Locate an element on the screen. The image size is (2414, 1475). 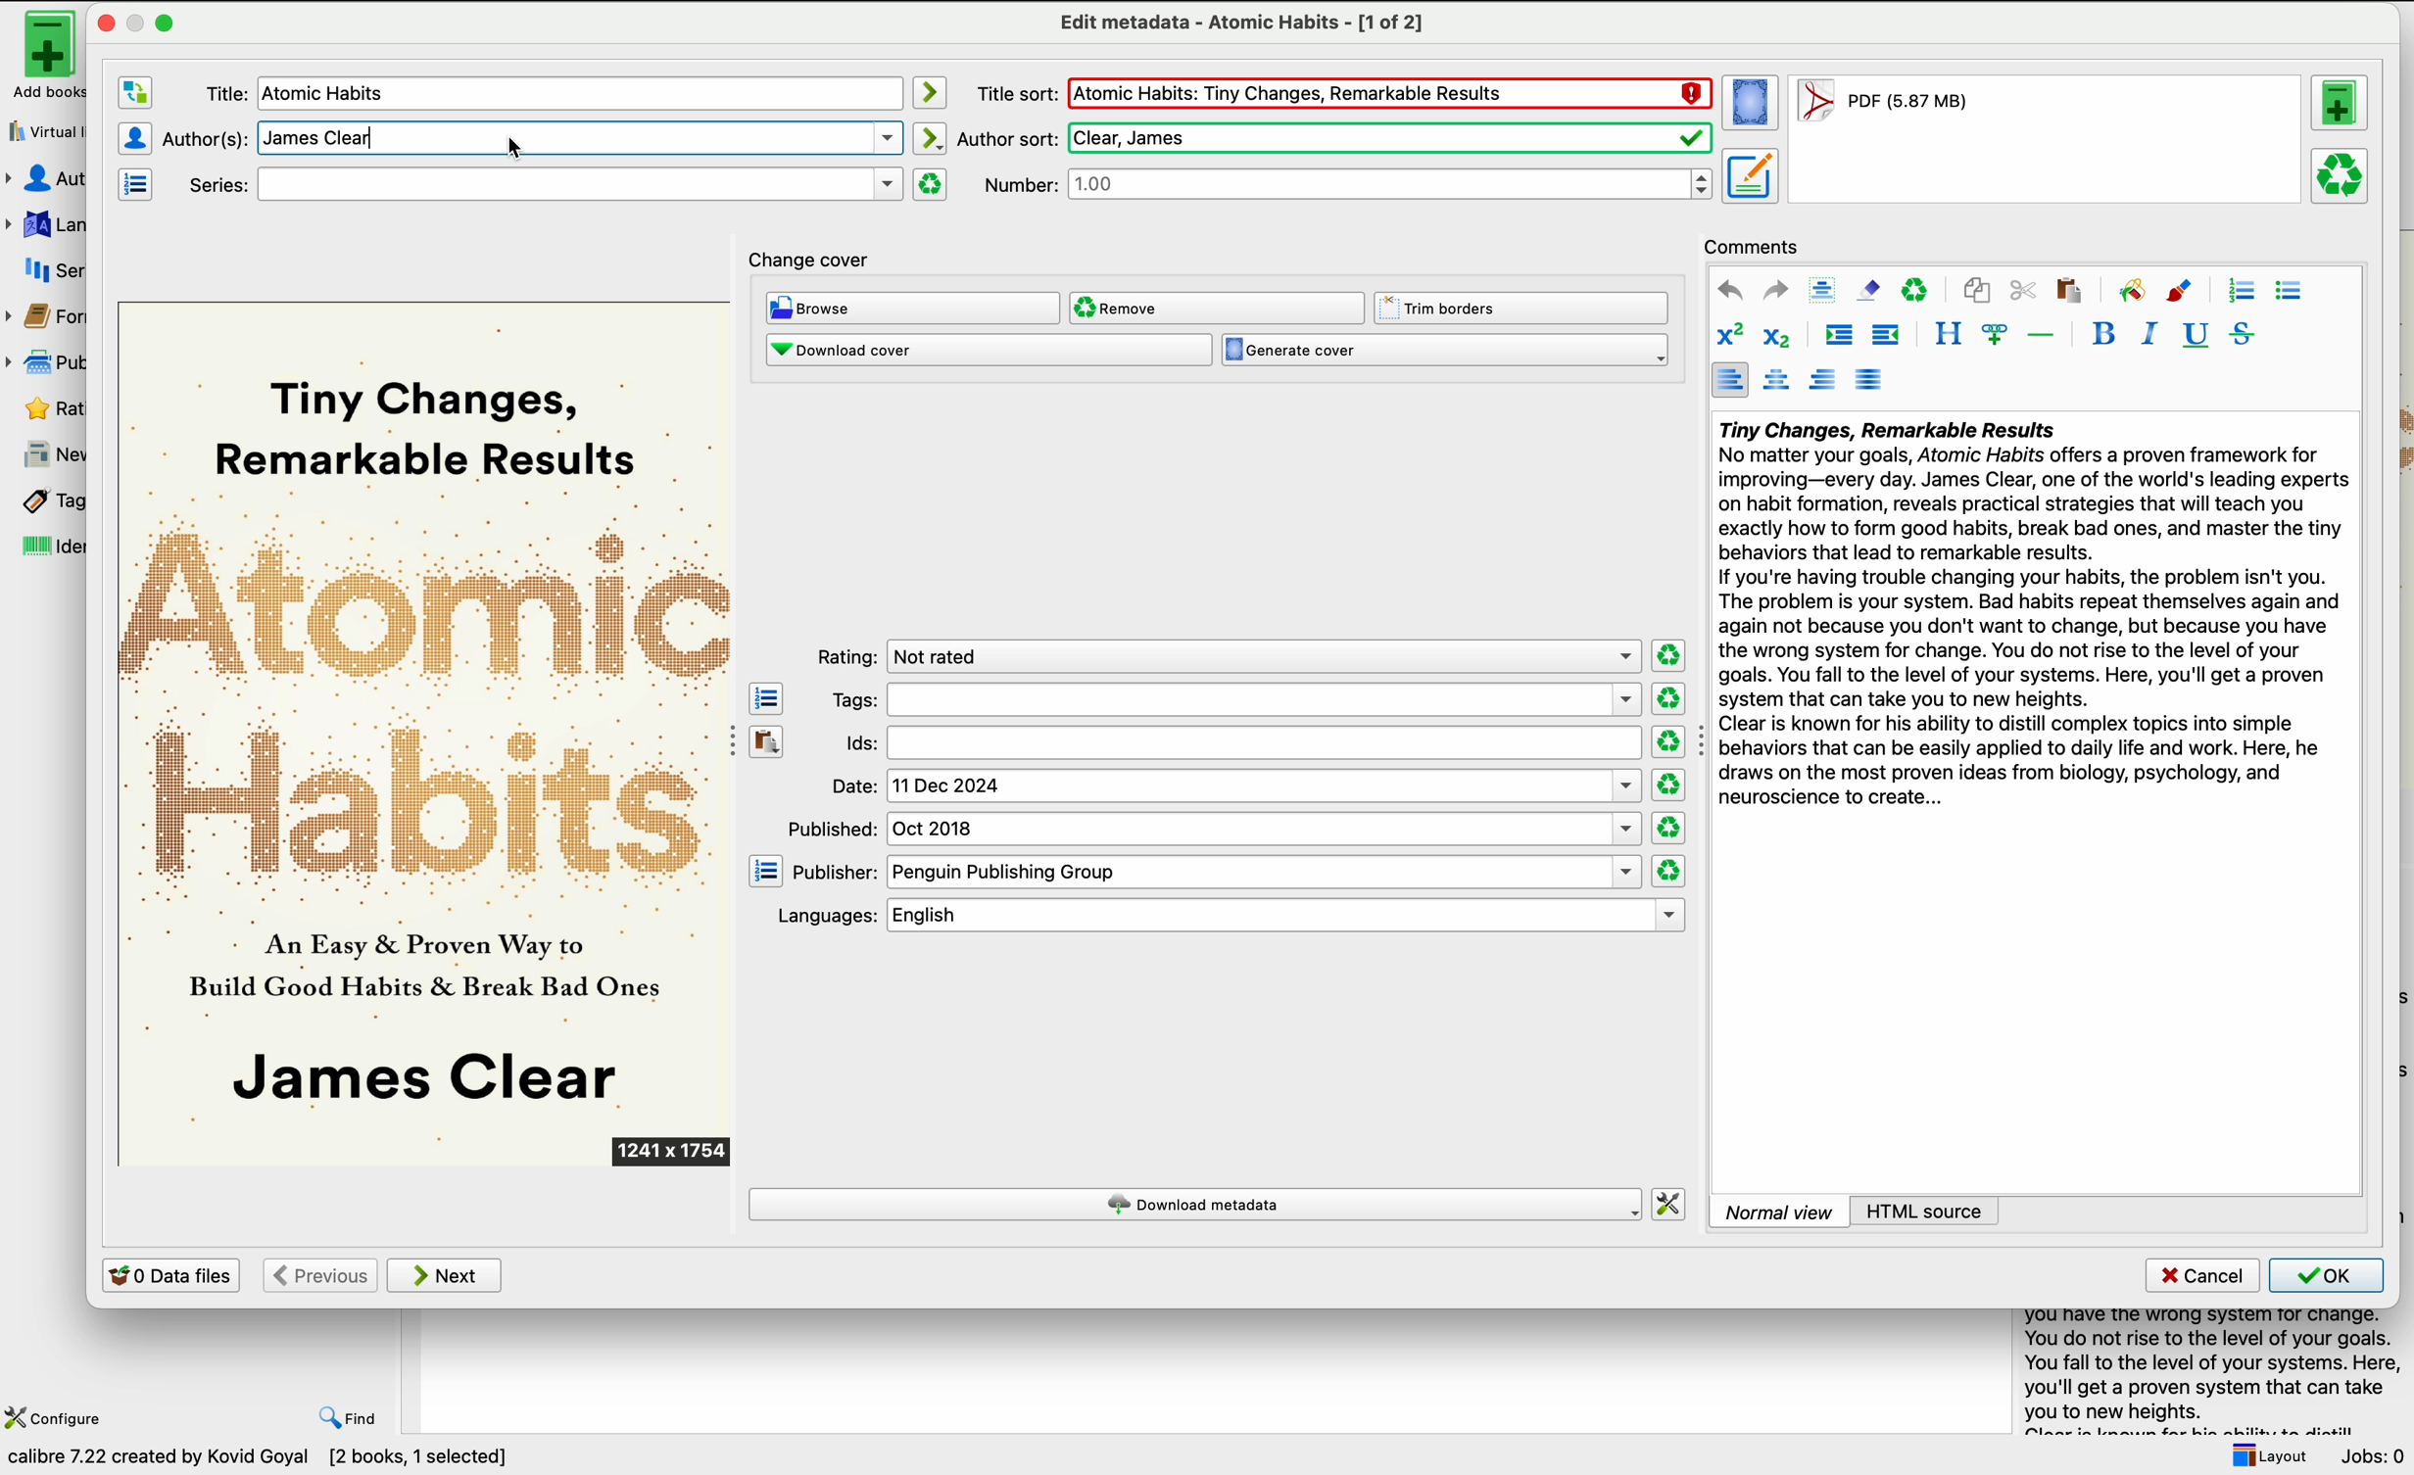
authors is located at coordinates (48, 179).